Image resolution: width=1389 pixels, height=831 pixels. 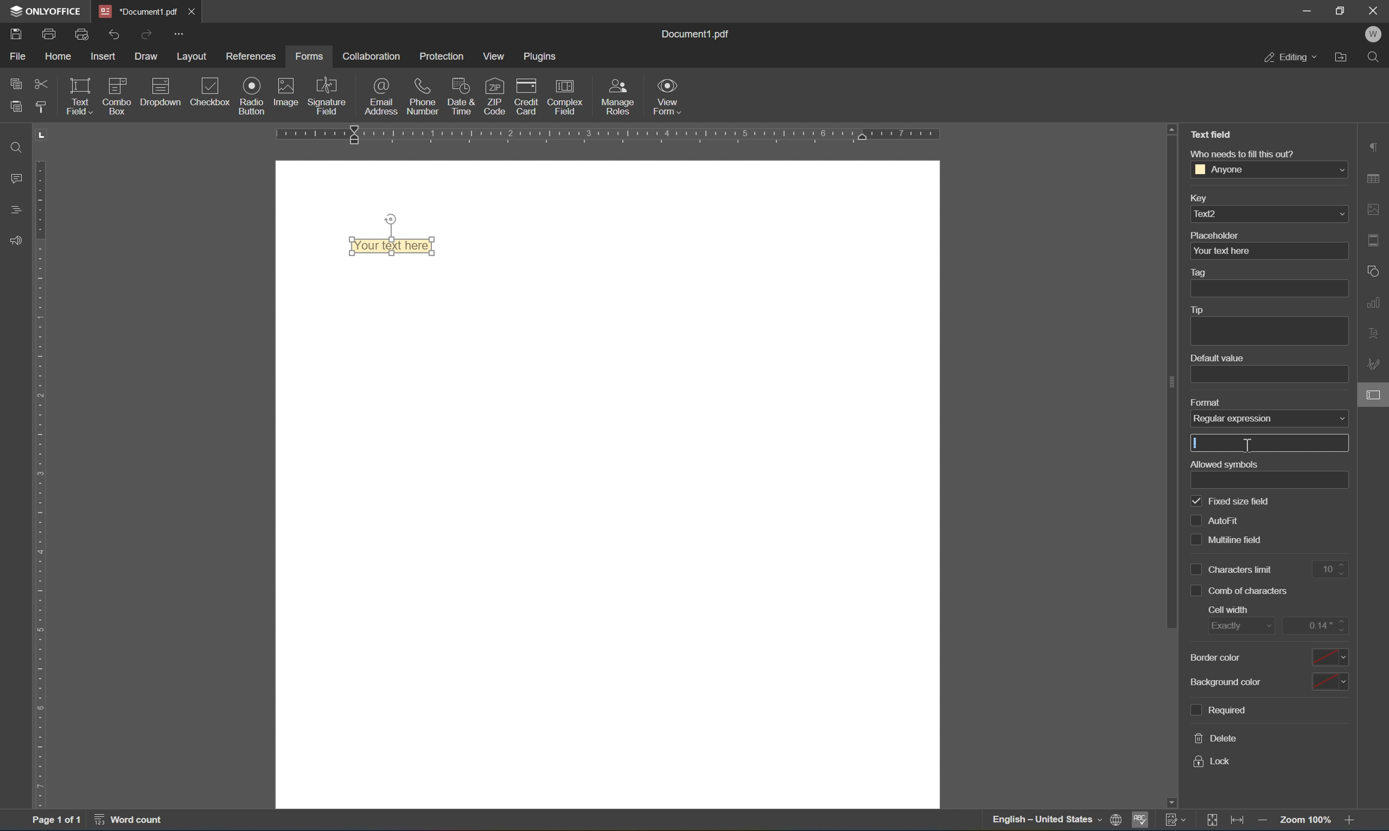 I want to click on zoom 100%, so click(x=1304, y=819).